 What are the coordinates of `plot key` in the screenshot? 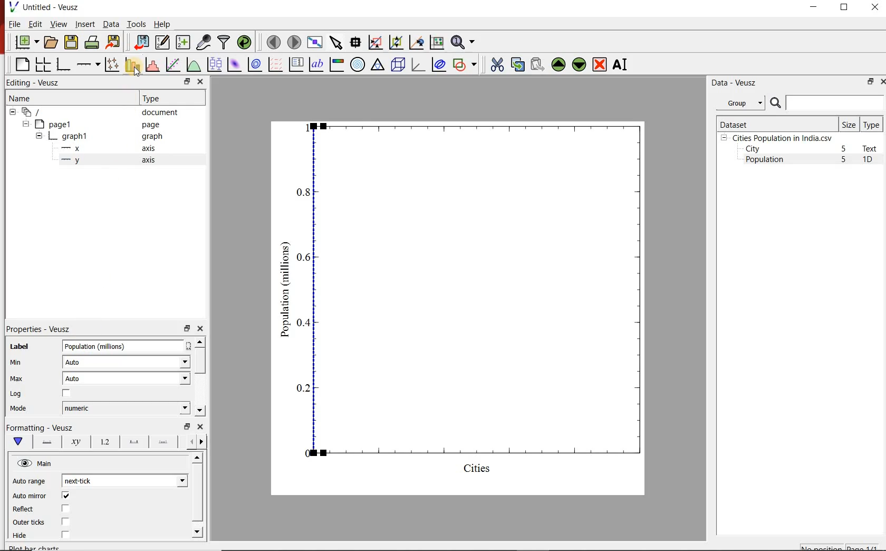 It's located at (295, 64).